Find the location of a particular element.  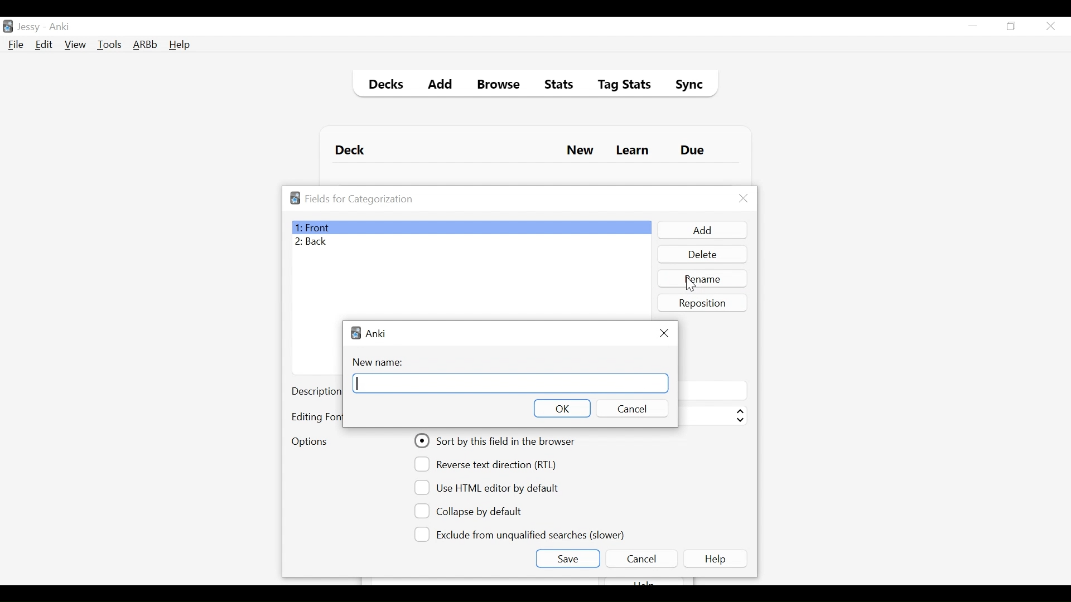

Reposition is located at coordinates (703, 303).